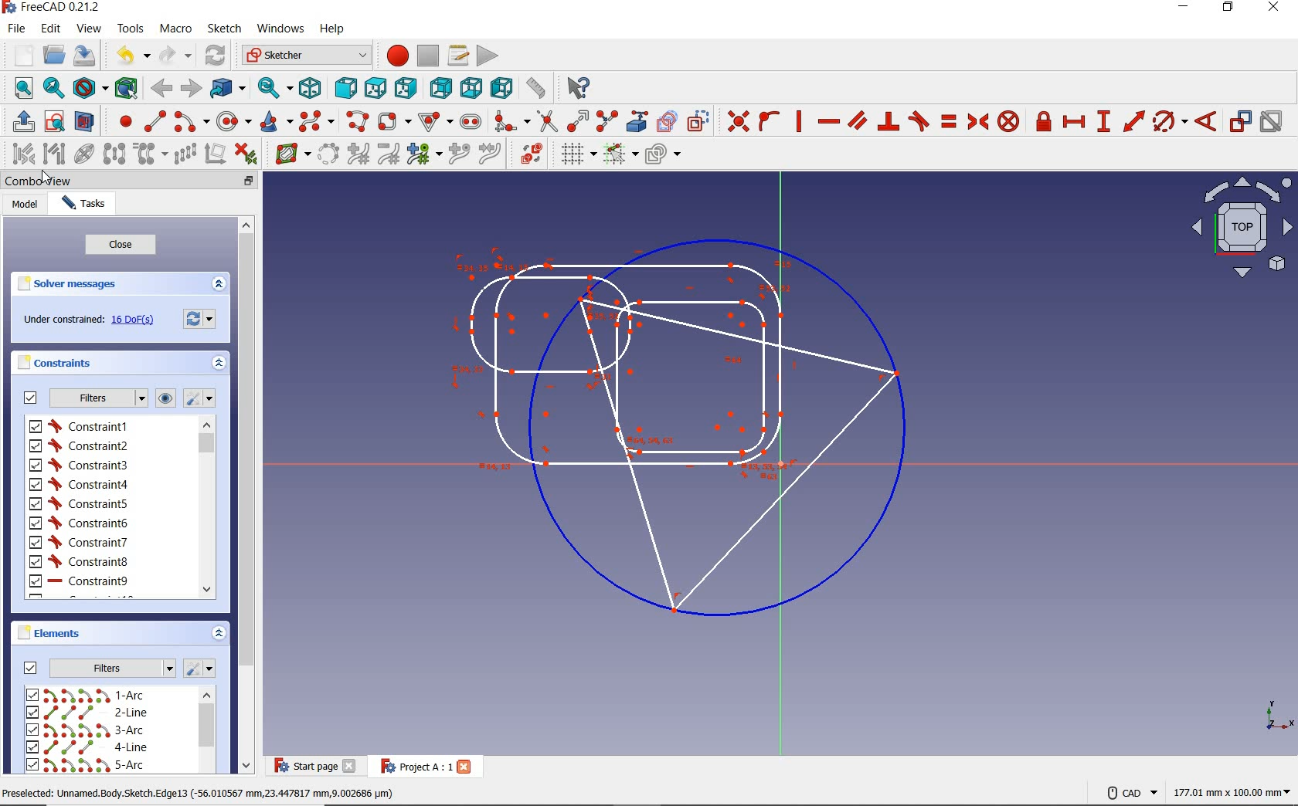  I want to click on project A:1, so click(411, 766).